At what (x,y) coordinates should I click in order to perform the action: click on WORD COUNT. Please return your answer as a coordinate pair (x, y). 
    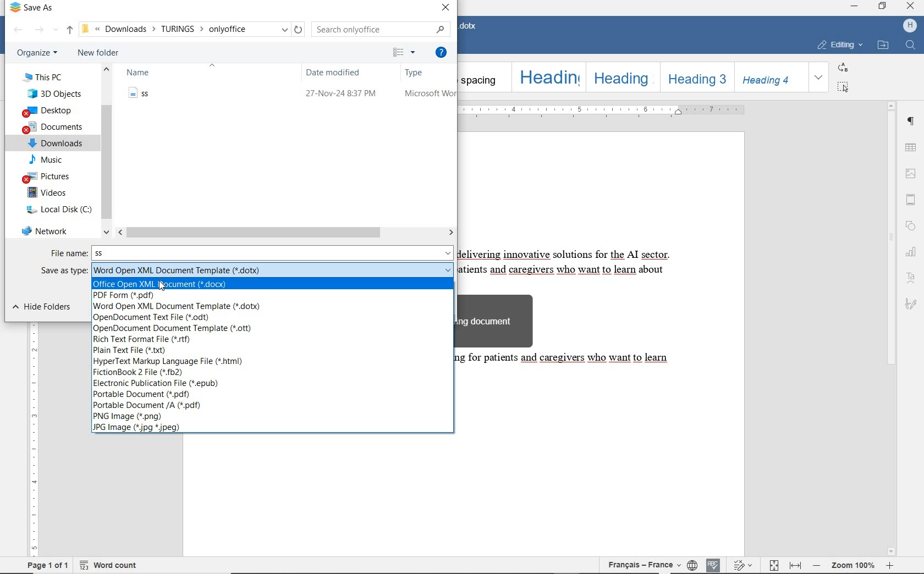
    Looking at the image, I should click on (113, 564).